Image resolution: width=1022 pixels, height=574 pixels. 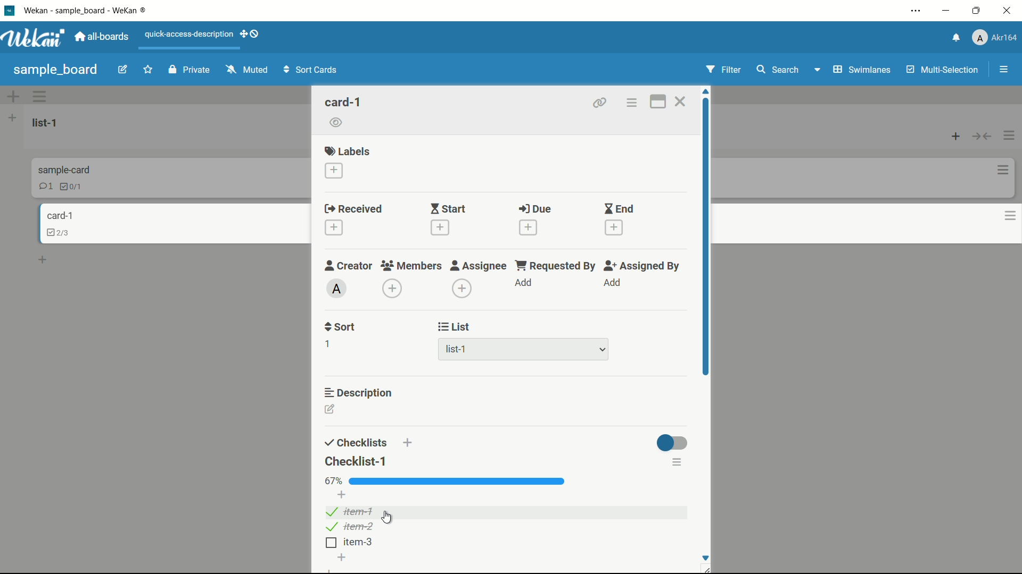 I want to click on checklist, so click(x=56, y=234).